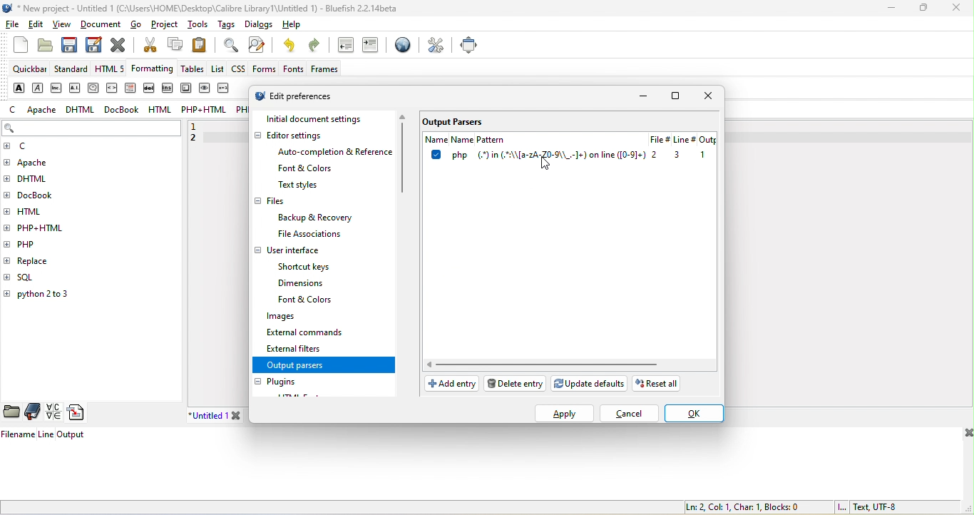 Image resolution: width=974 pixels, height=515 pixels. Describe the element at coordinates (158, 109) in the screenshot. I see `html` at that location.